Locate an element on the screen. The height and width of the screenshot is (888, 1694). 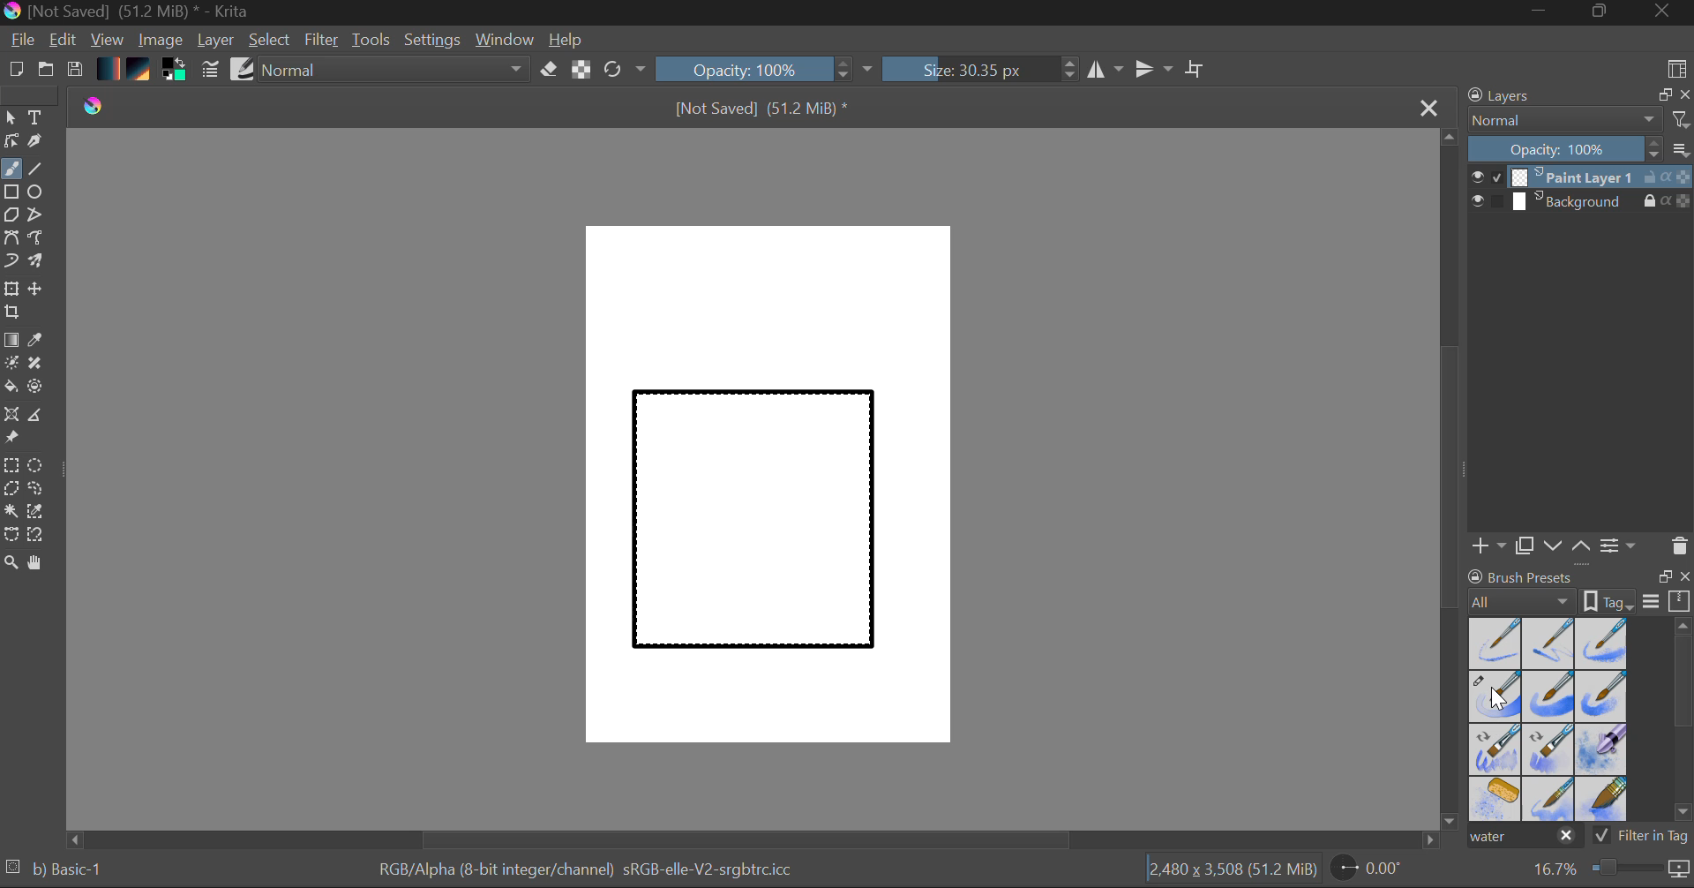
Water C - Spread is located at coordinates (1550, 799).